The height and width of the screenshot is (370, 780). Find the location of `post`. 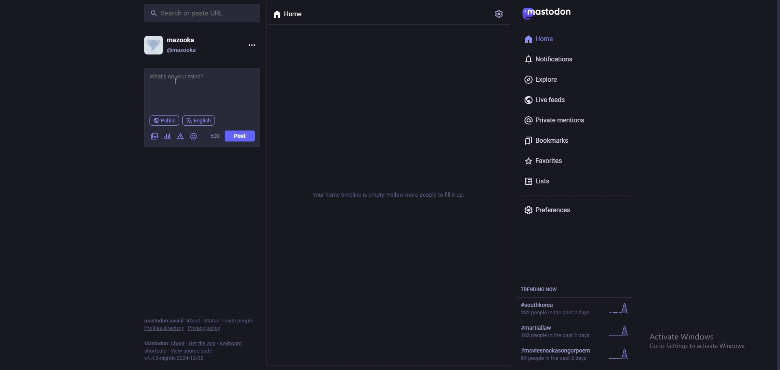

post is located at coordinates (240, 136).